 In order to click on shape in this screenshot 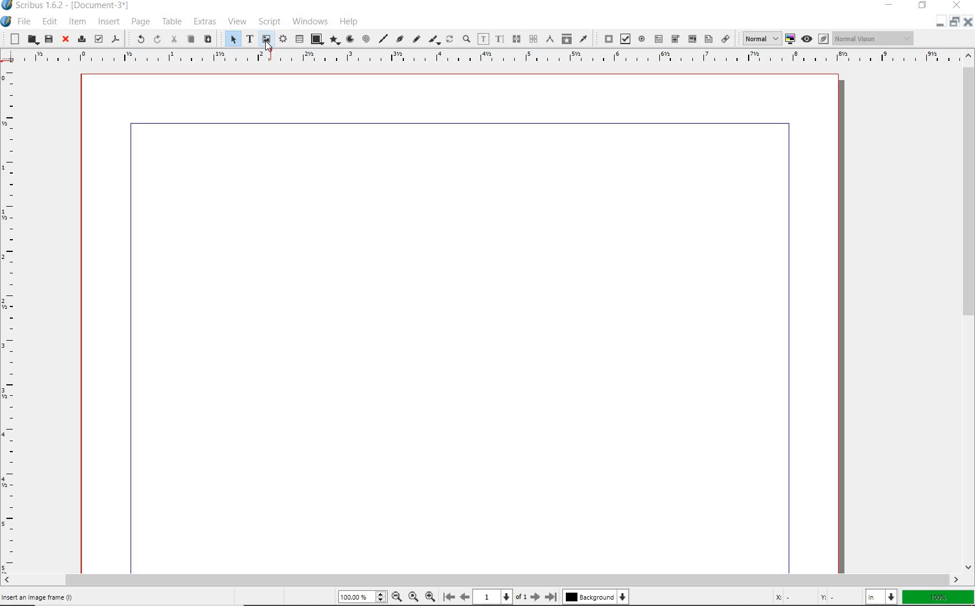, I will do `click(316, 39)`.